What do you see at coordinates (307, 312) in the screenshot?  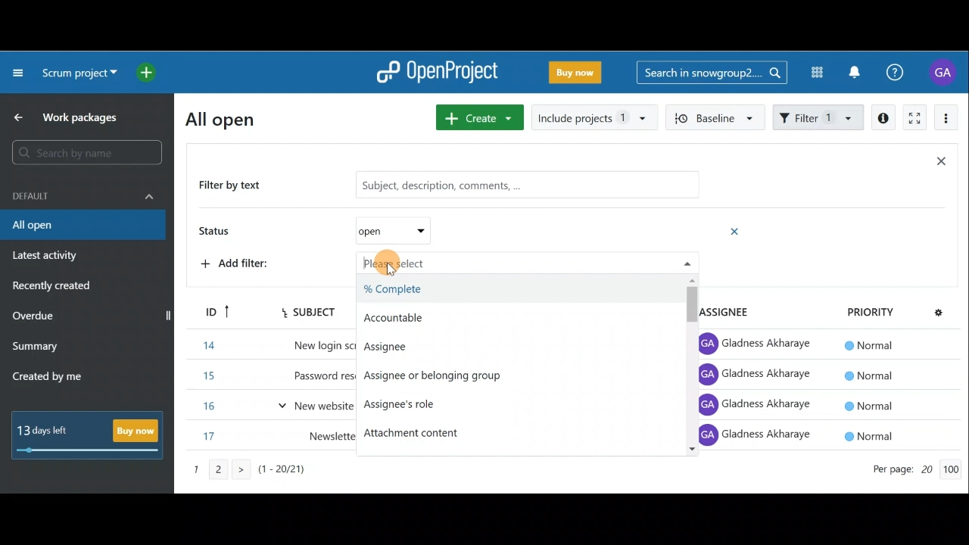 I see `Subject` at bounding box center [307, 312].